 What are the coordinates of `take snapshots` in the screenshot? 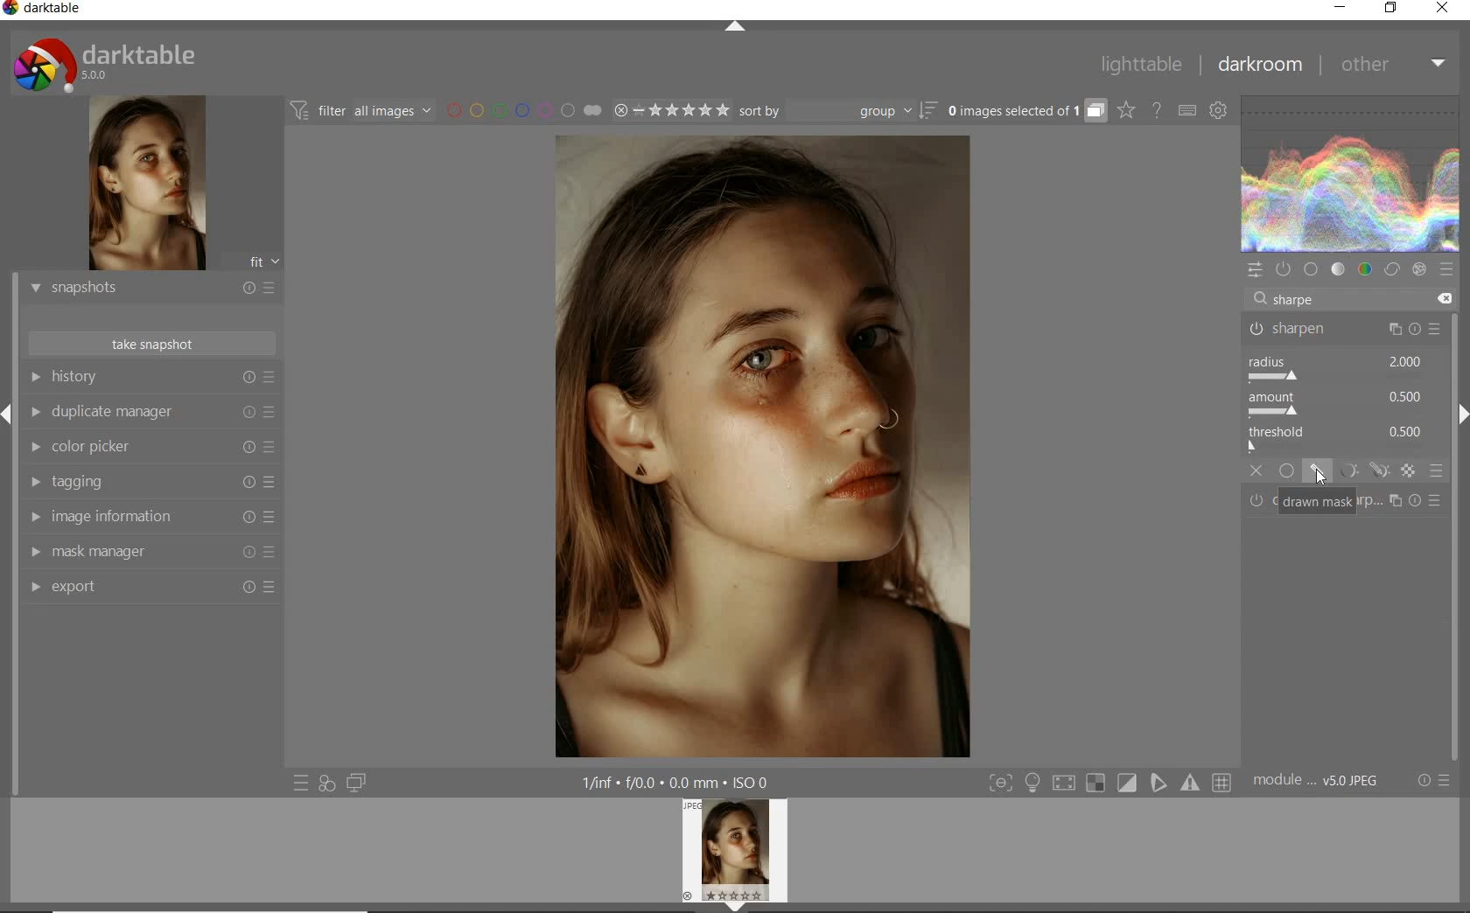 It's located at (153, 344).